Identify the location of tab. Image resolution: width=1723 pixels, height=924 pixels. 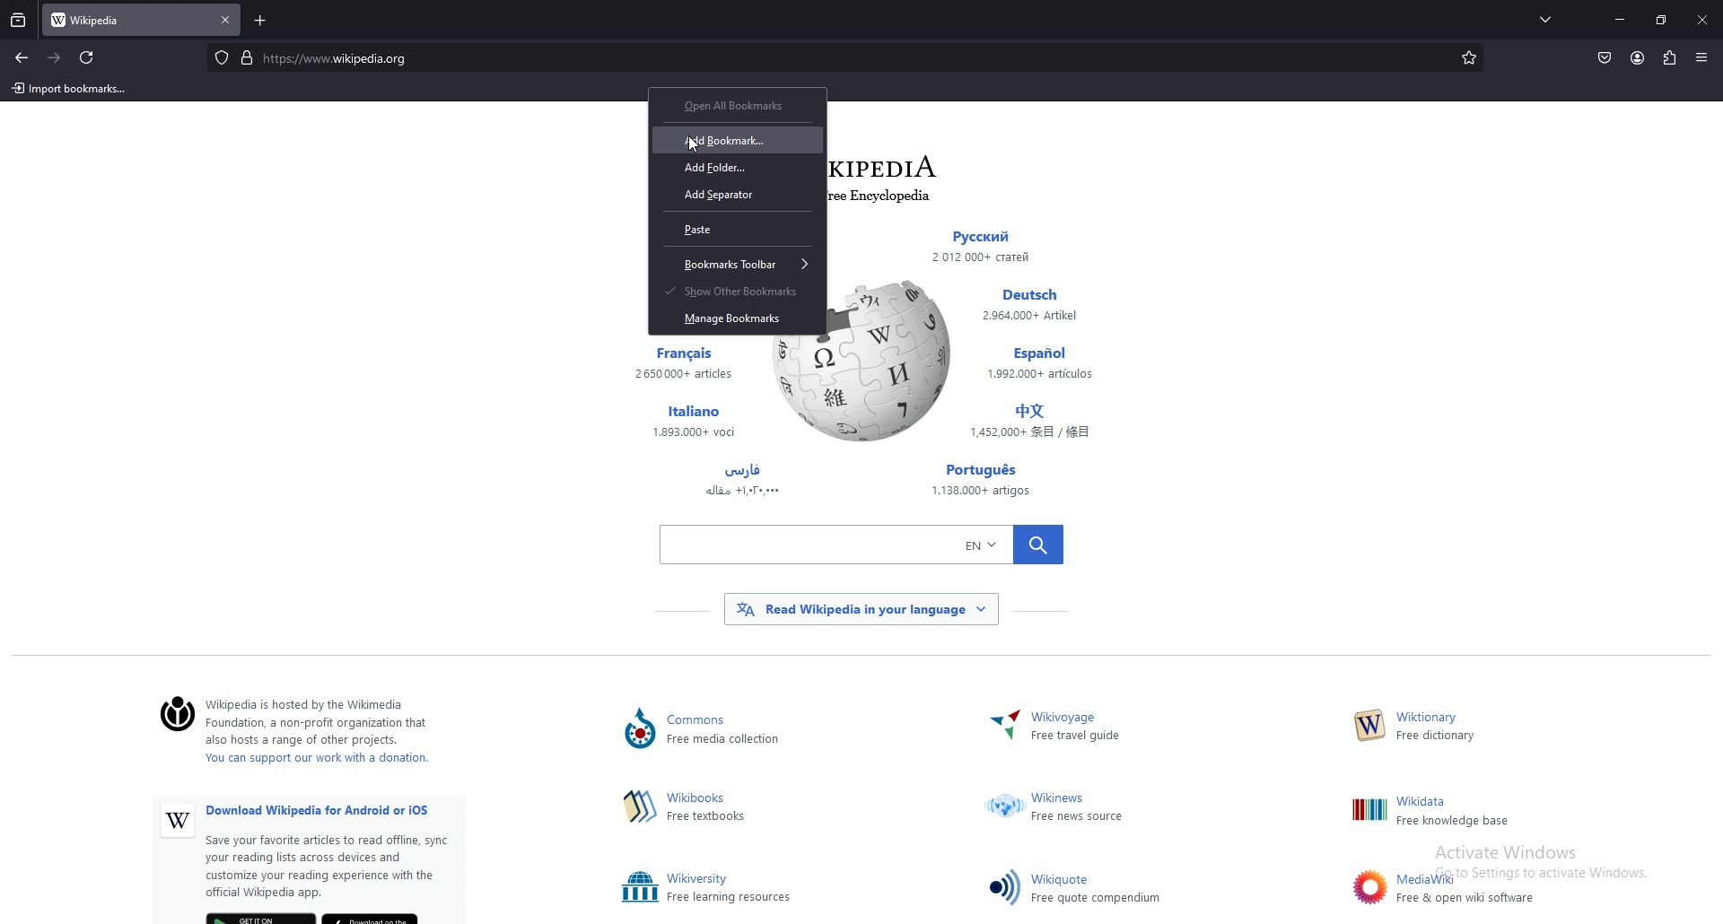
(122, 22).